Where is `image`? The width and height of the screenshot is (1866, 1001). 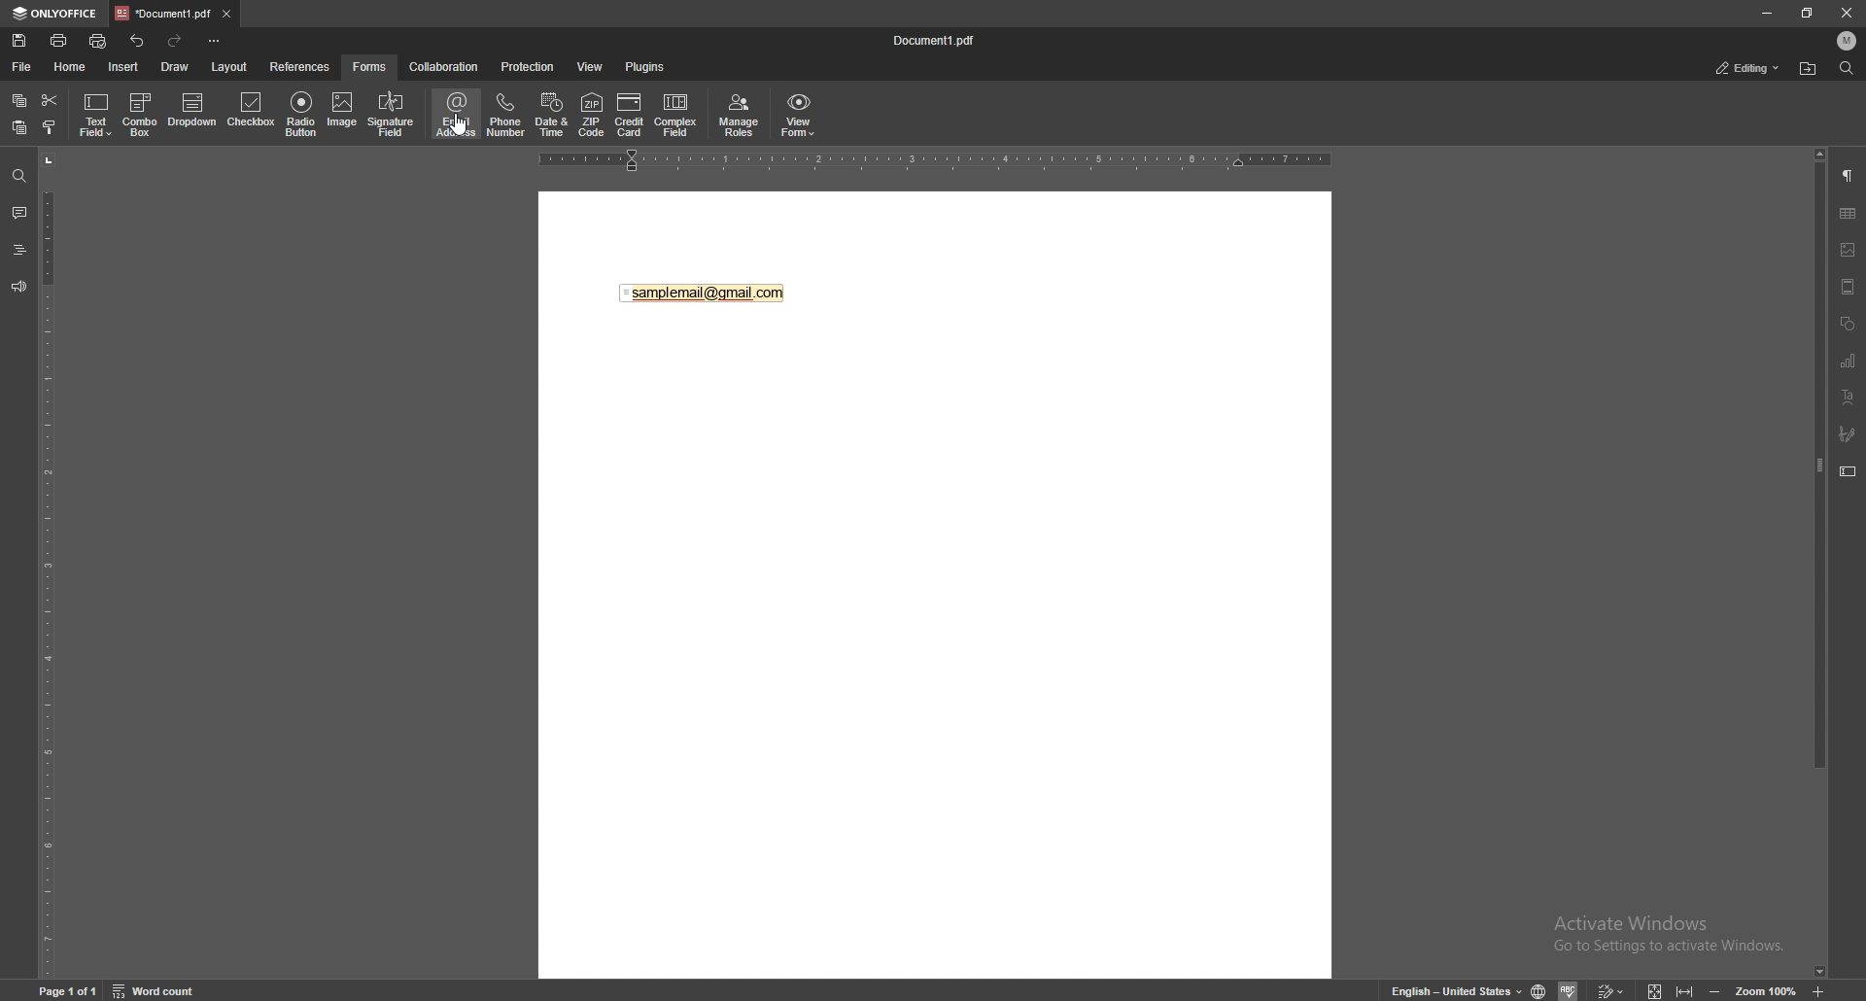 image is located at coordinates (342, 113).